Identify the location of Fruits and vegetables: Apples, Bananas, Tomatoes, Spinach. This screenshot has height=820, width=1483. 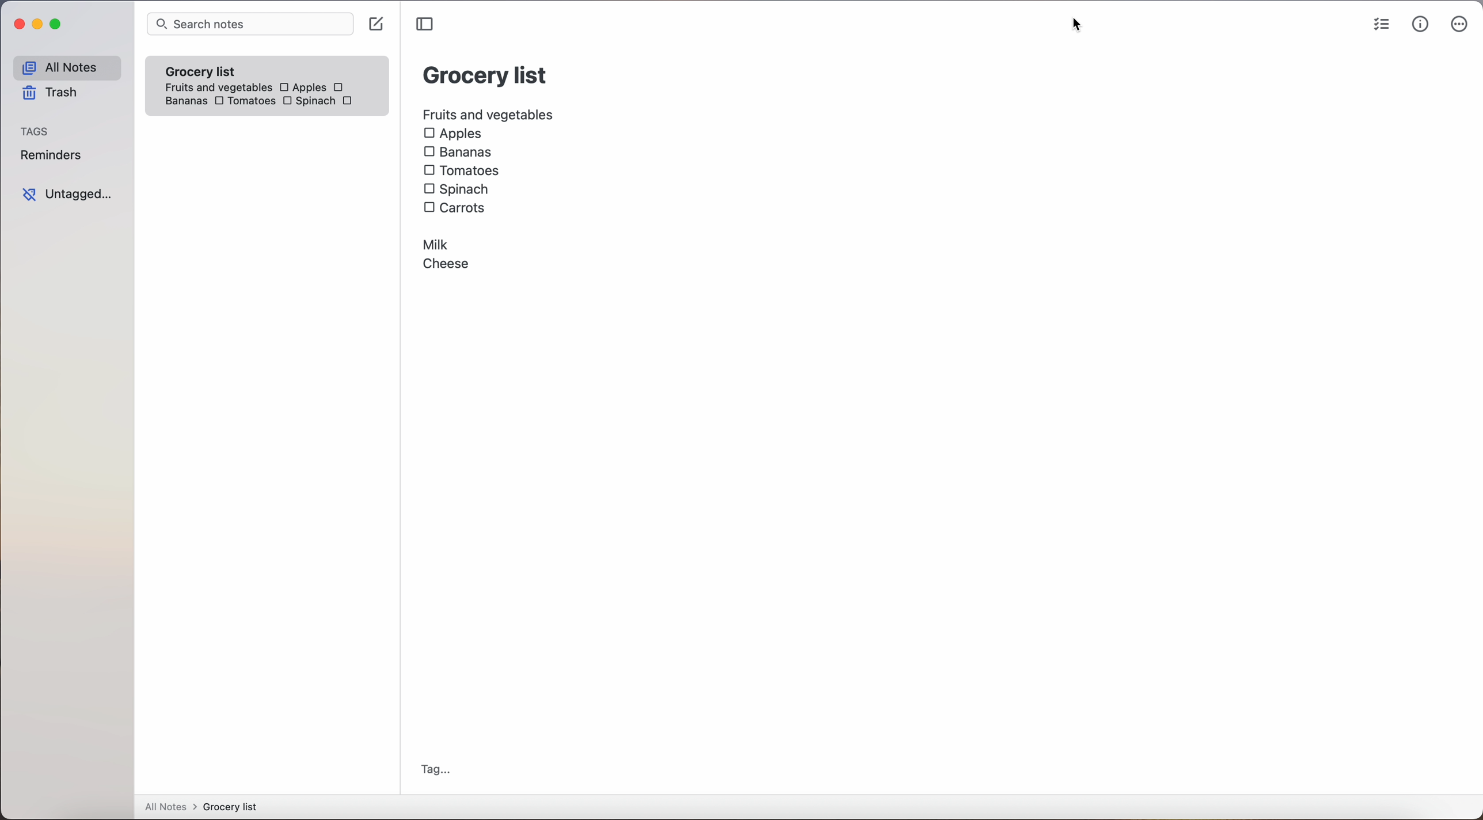
(271, 90).